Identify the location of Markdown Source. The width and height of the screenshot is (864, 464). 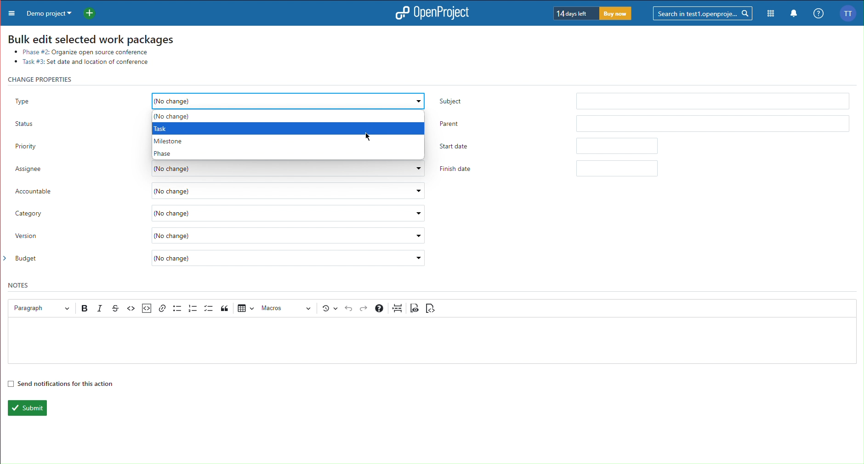
(430, 308).